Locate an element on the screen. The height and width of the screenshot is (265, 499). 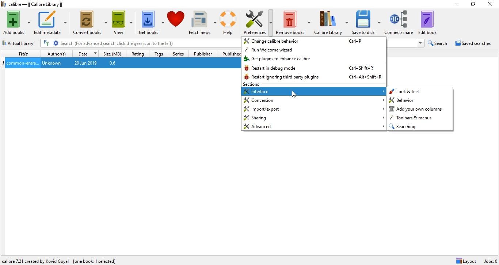
change calibre behavior is located at coordinates (314, 42).